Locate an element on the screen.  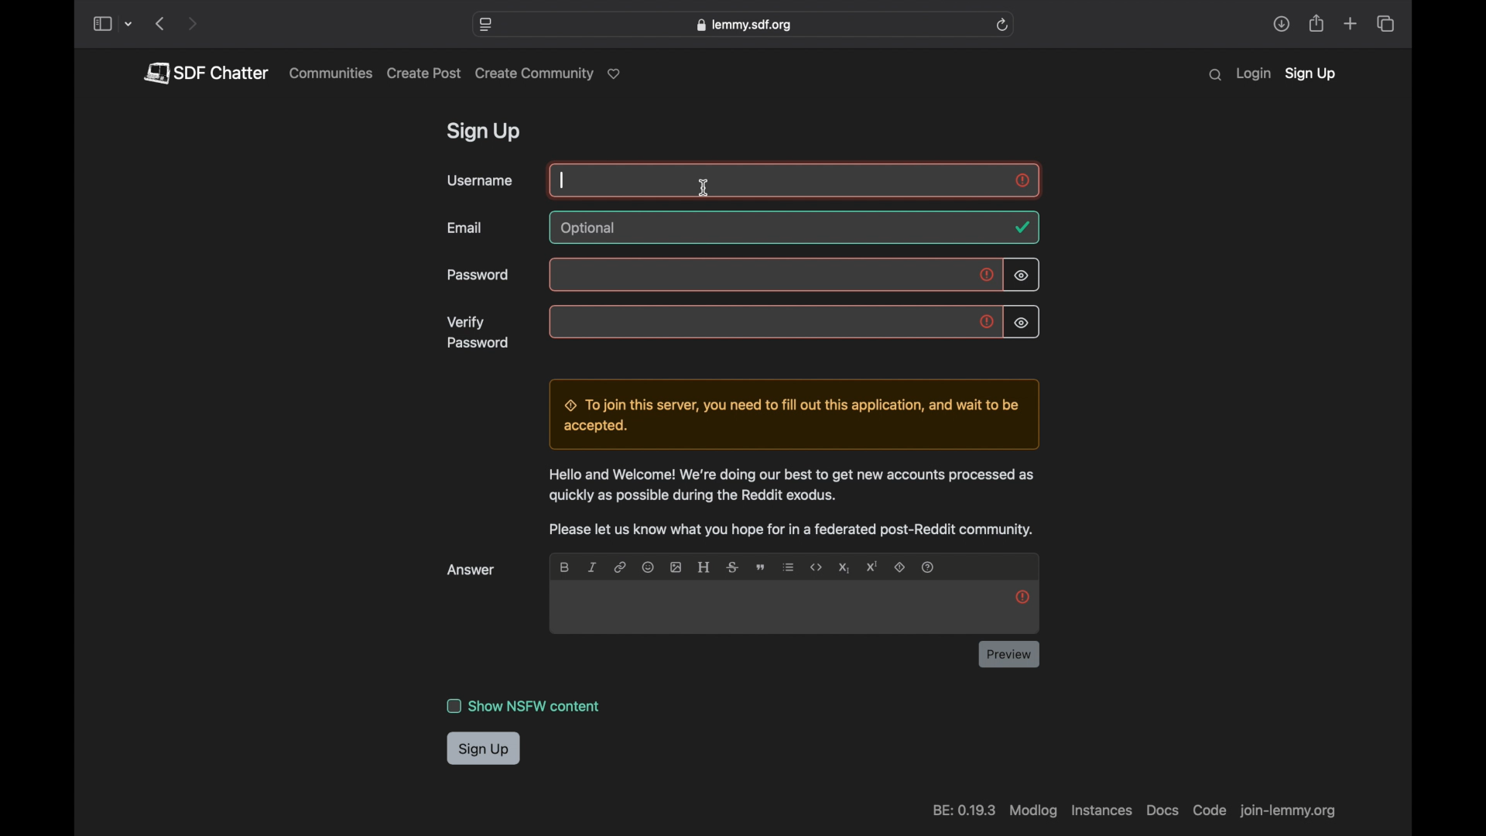
code is located at coordinates (817, 567).